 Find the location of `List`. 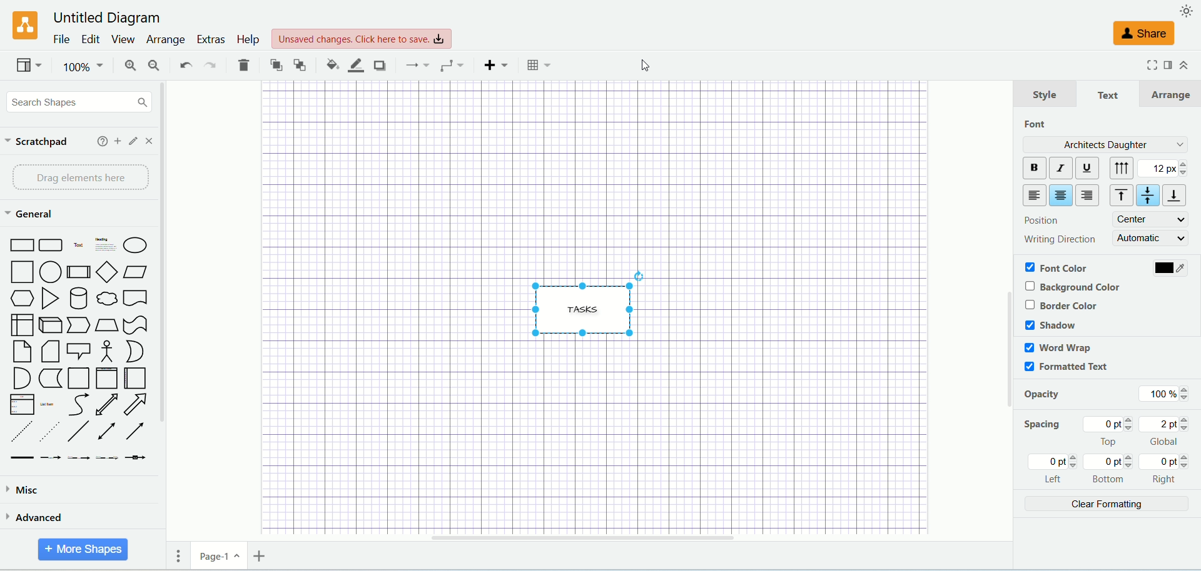

List is located at coordinates (22, 404).